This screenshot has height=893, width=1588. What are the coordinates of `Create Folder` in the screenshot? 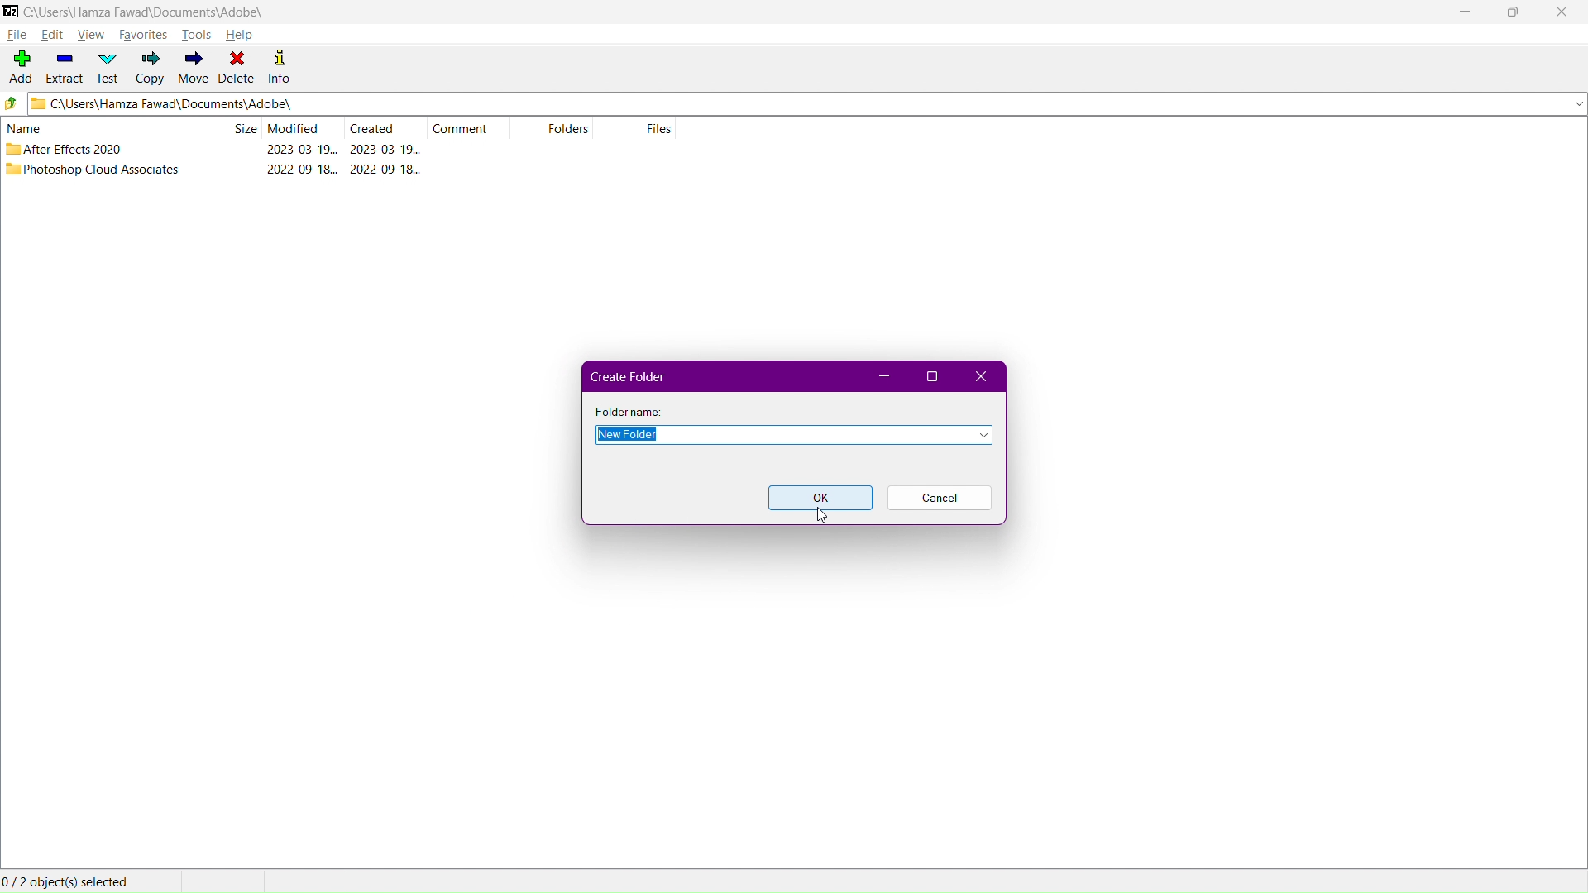 It's located at (629, 375).